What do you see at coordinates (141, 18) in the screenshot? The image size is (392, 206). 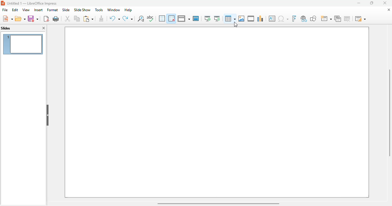 I see `find and replace` at bounding box center [141, 18].